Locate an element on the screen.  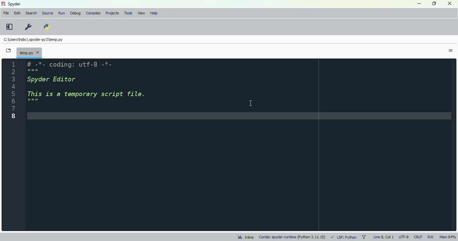
temporary file is located at coordinates (29, 53).